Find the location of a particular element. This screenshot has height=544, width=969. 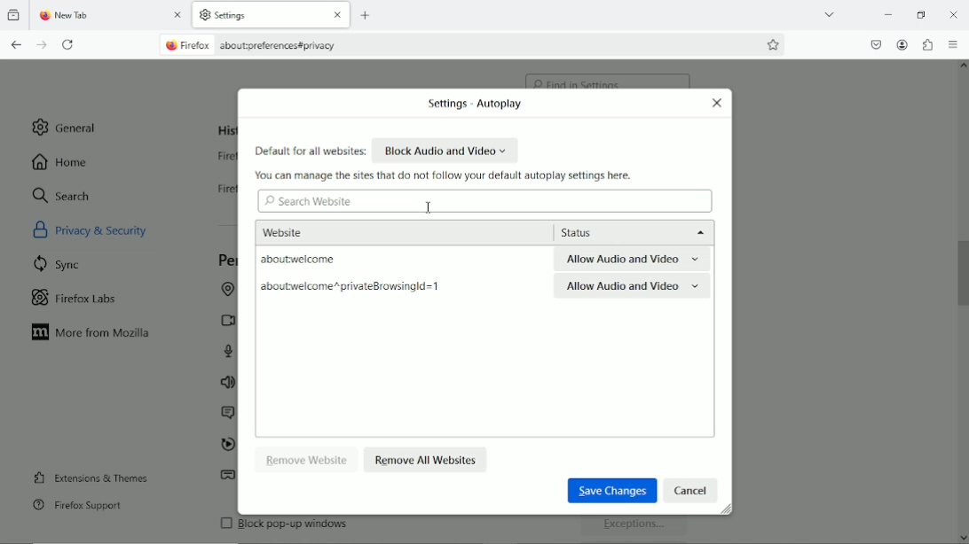

minimize is located at coordinates (888, 13).